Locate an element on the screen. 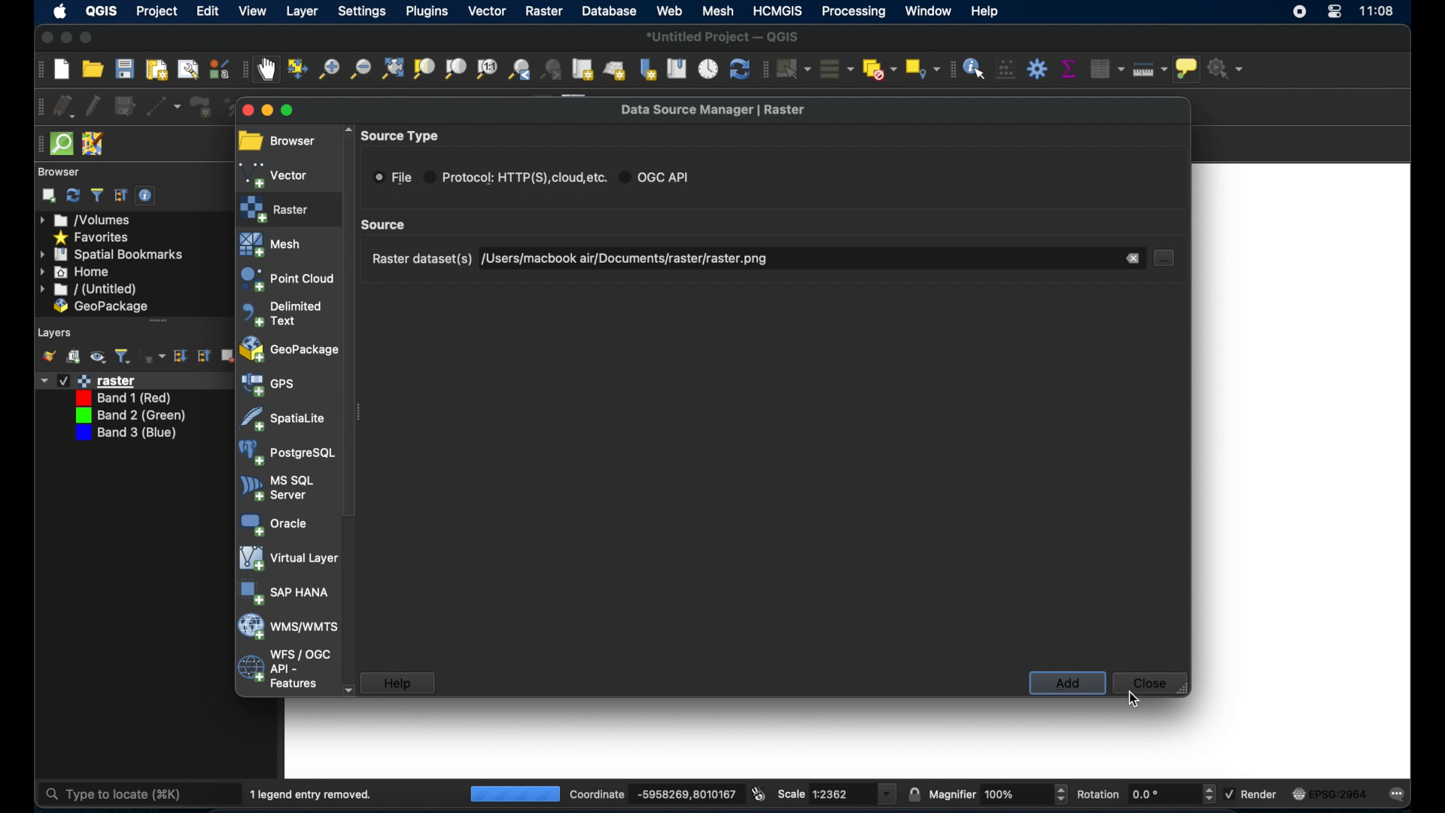 This screenshot has width=1445, height=813. geopackage is located at coordinates (287, 348).